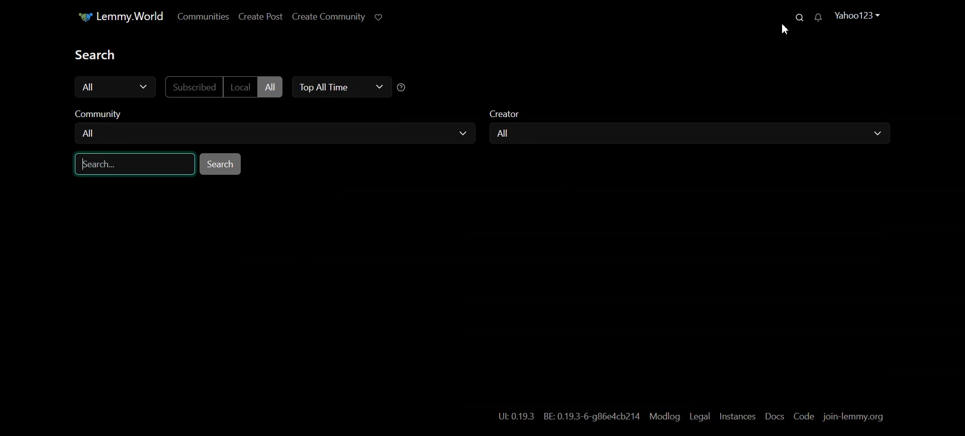 Image resolution: width=965 pixels, height=436 pixels. What do you see at coordinates (271, 87) in the screenshot?
I see `All` at bounding box center [271, 87].